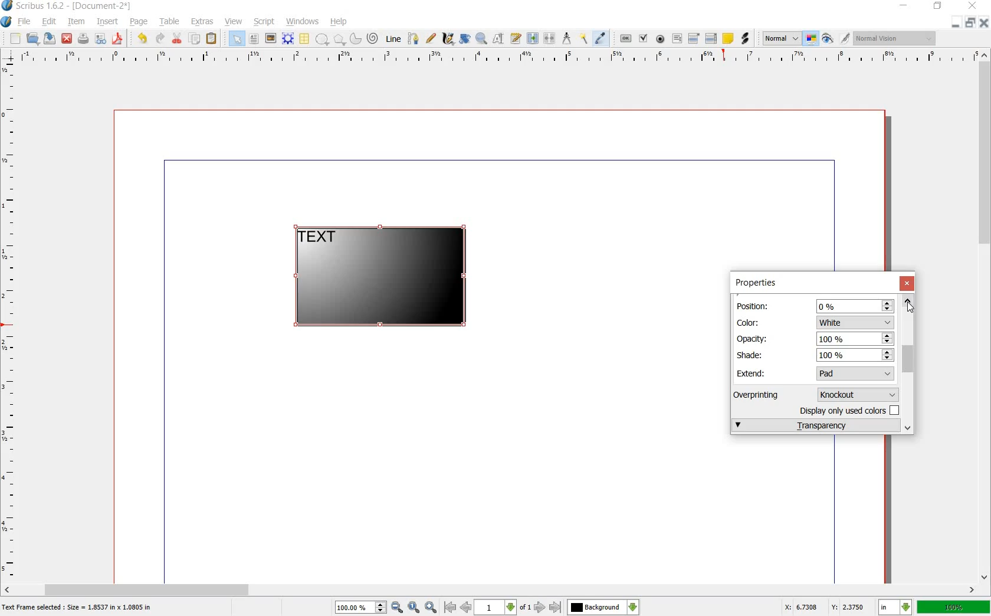 Image resolution: width=991 pixels, height=616 pixels. Describe the element at coordinates (491, 589) in the screenshot. I see `scroll bar` at that location.